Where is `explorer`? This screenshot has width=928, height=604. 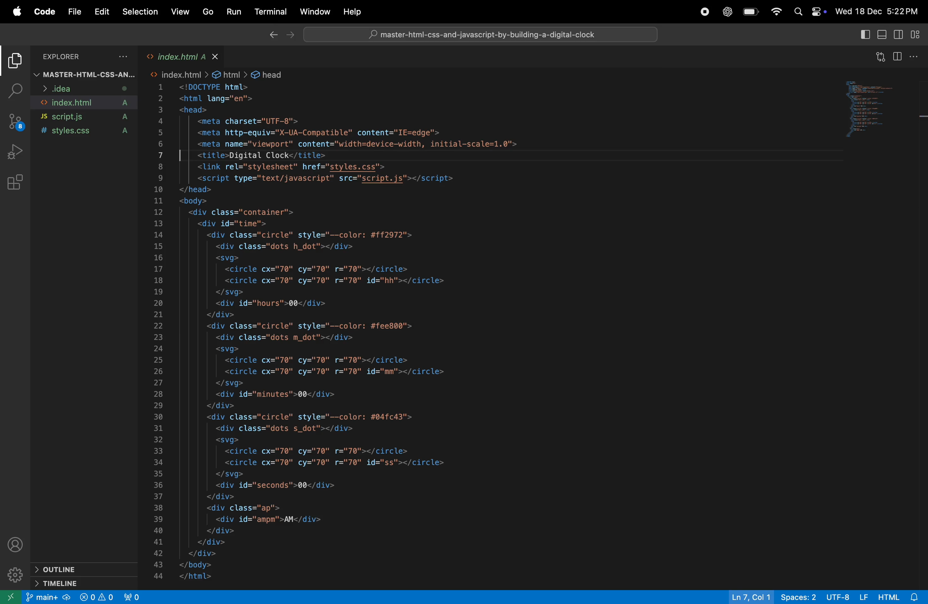 explorer is located at coordinates (87, 57).